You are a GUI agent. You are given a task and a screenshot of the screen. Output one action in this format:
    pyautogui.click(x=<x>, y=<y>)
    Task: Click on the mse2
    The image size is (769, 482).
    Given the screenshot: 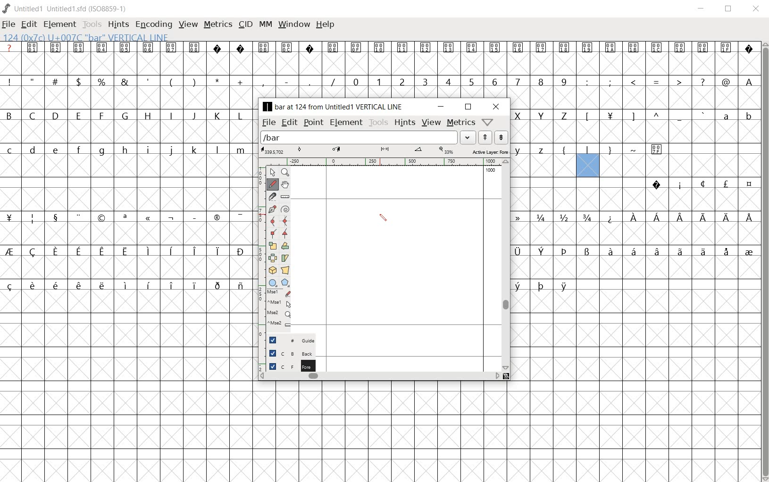 What is the action you would take?
    pyautogui.click(x=275, y=314)
    